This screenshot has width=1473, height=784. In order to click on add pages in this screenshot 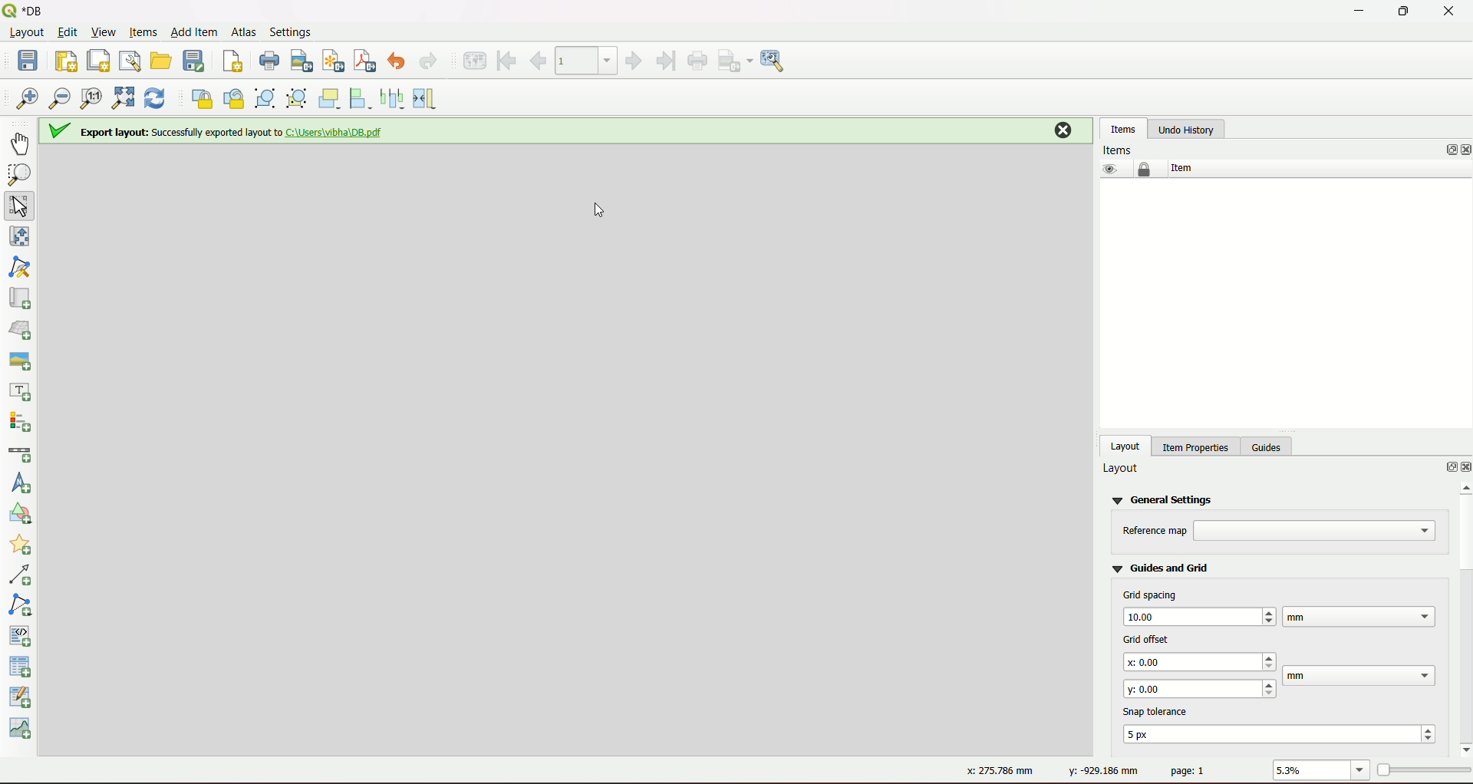, I will do `click(232, 63)`.